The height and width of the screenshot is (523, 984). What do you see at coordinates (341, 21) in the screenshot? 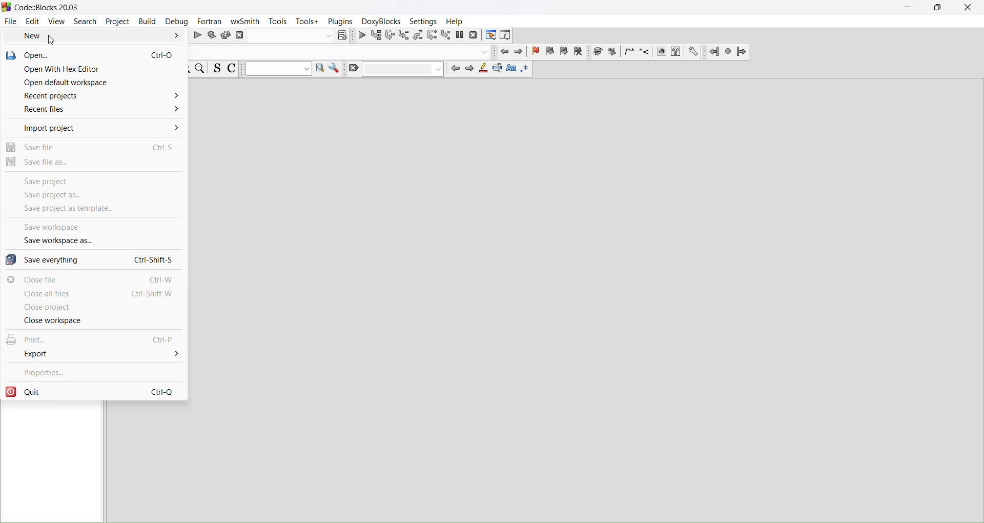
I see `plugins` at bounding box center [341, 21].